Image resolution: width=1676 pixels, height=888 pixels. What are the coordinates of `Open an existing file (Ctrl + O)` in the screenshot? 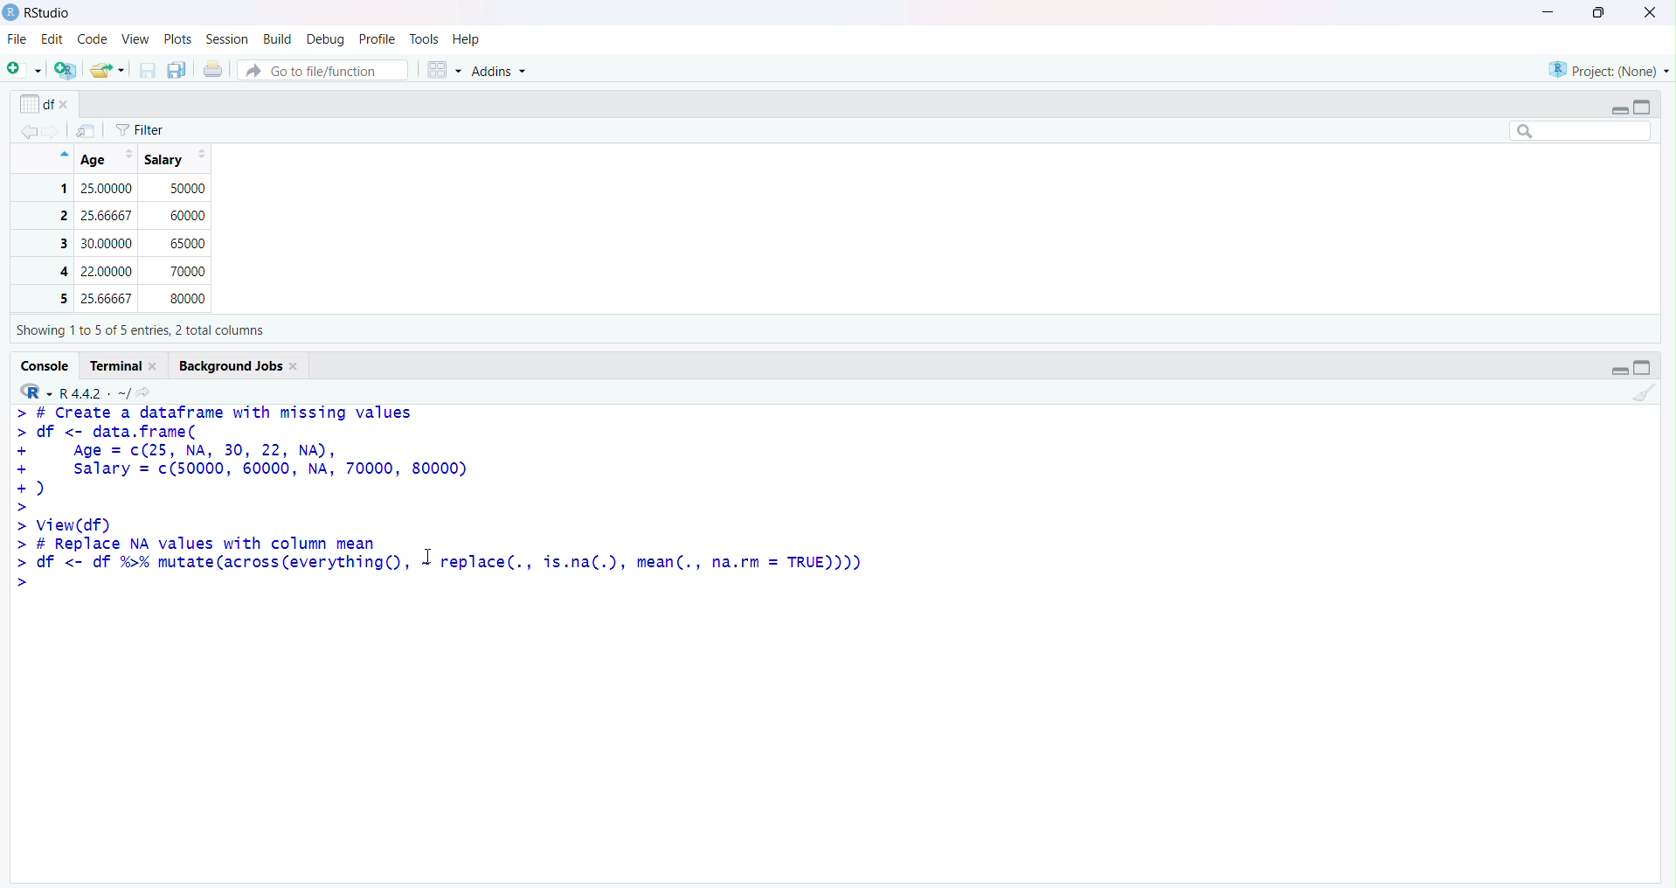 It's located at (107, 69).